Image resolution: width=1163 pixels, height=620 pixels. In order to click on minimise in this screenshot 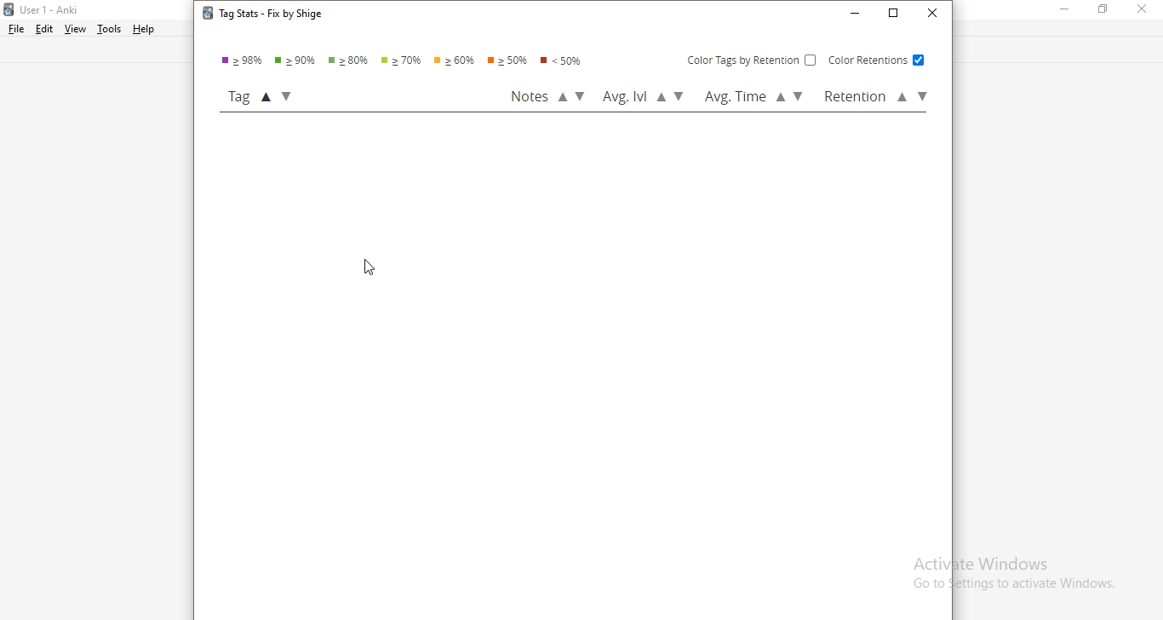, I will do `click(1069, 11)`.